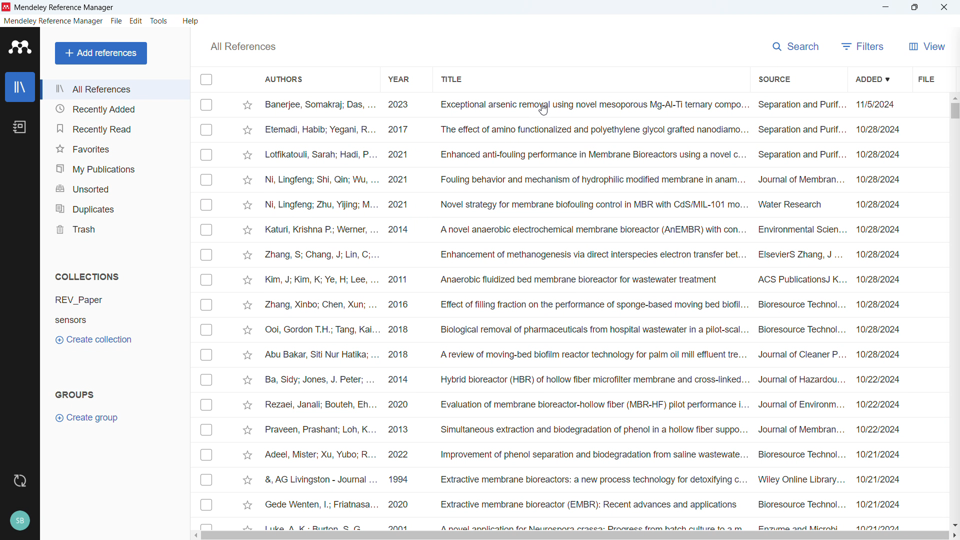 Image resolution: width=960 pixels, height=540 pixels. I want to click on collections, so click(88, 276).